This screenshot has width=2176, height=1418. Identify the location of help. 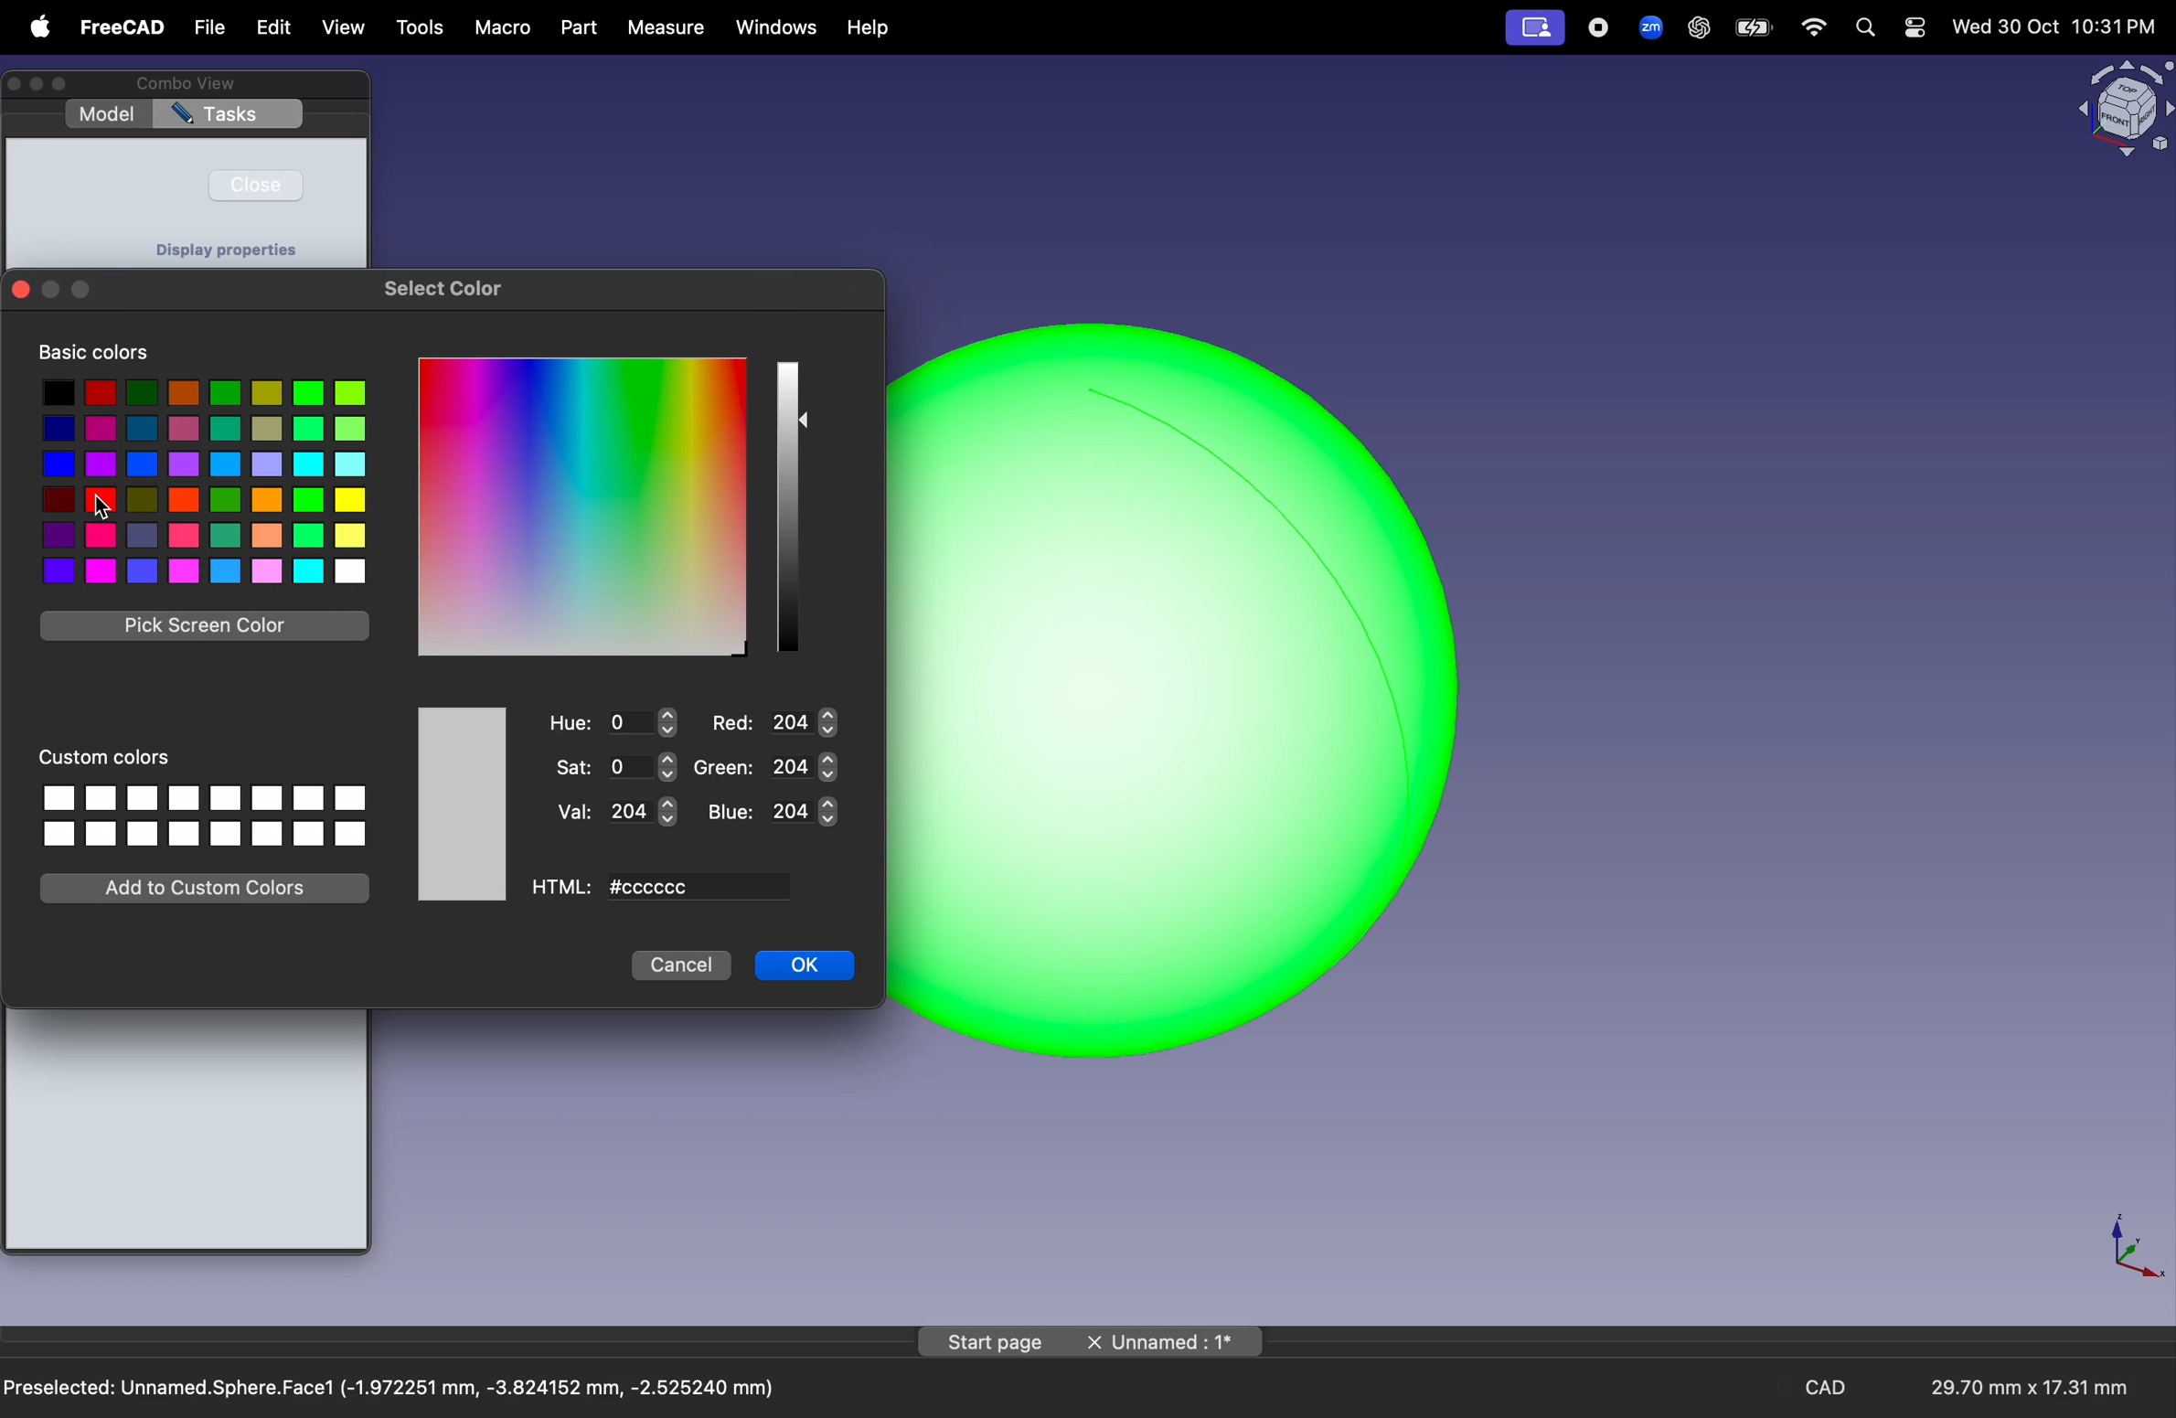
(871, 29).